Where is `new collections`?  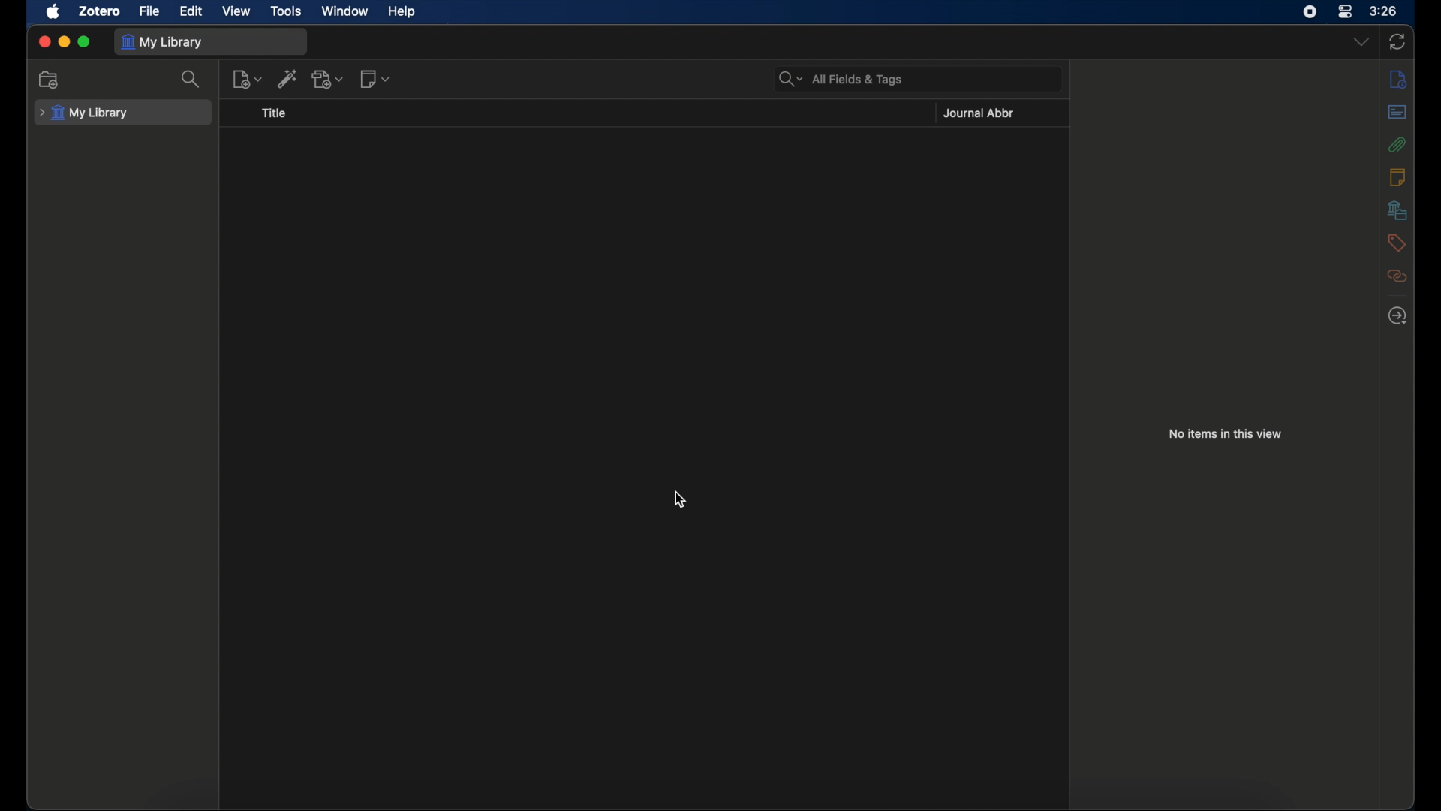 new collections is located at coordinates (49, 80).